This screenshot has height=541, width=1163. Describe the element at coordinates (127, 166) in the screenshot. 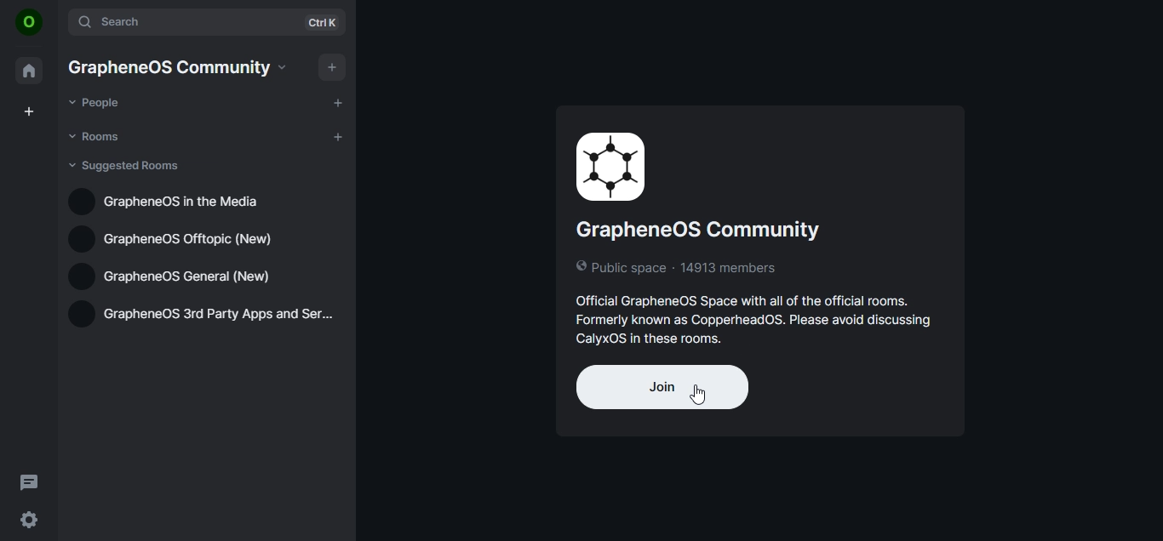

I see `suggested rooms` at that location.